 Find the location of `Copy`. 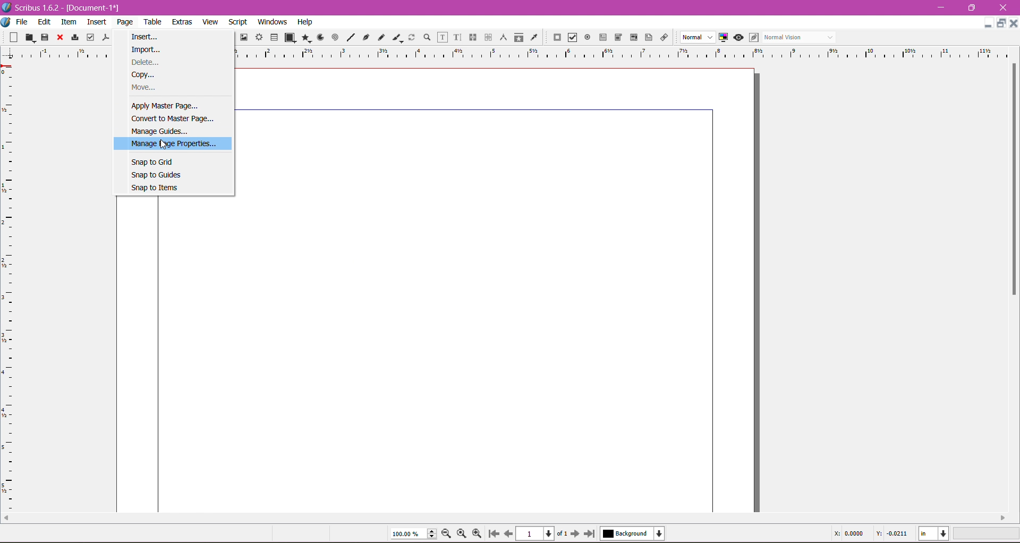

Copy is located at coordinates (148, 75).